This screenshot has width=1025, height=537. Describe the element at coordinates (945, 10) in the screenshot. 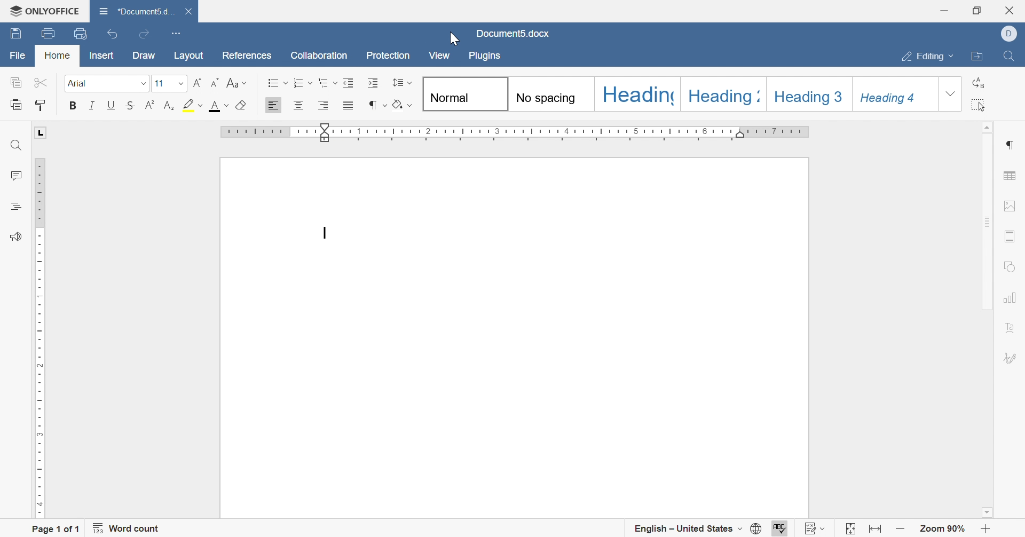

I see `minimize` at that location.